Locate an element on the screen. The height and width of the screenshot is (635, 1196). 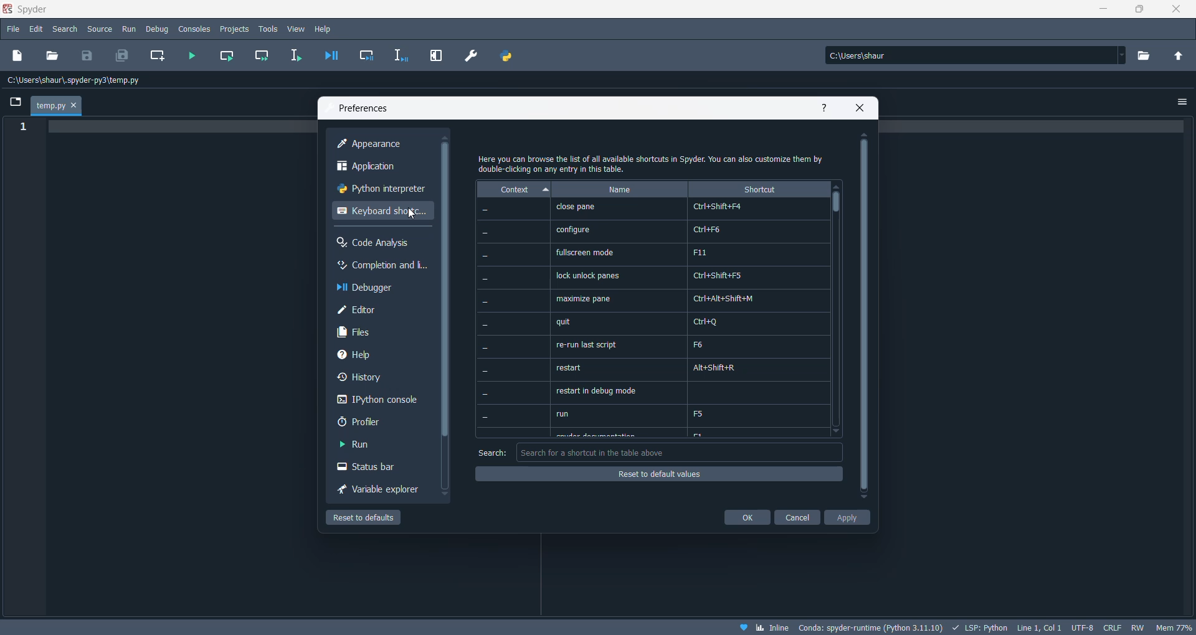
cancel is located at coordinates (798, 517).